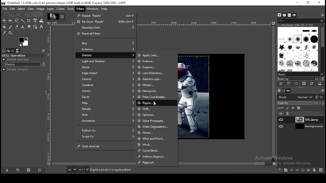  I want to click on open brush as image, so click(320, 84).